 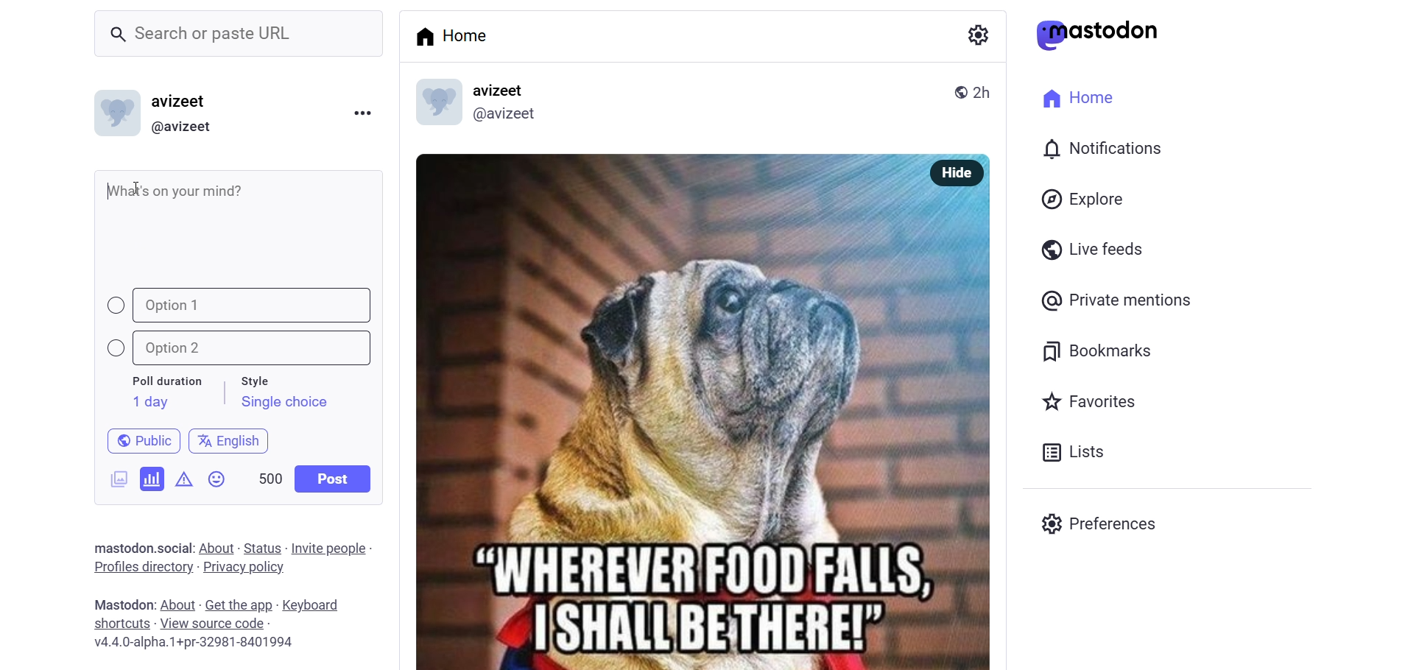 What do you see at coordinates (148, 402) in the screenshot?
I see `1 day` at bounding box center [148, 402].